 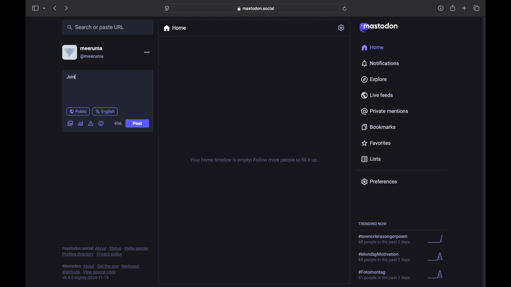 What do you see at coordinates (378, 27) in the screenshot?
I see `mastodon` at bounding box center [378, 27].